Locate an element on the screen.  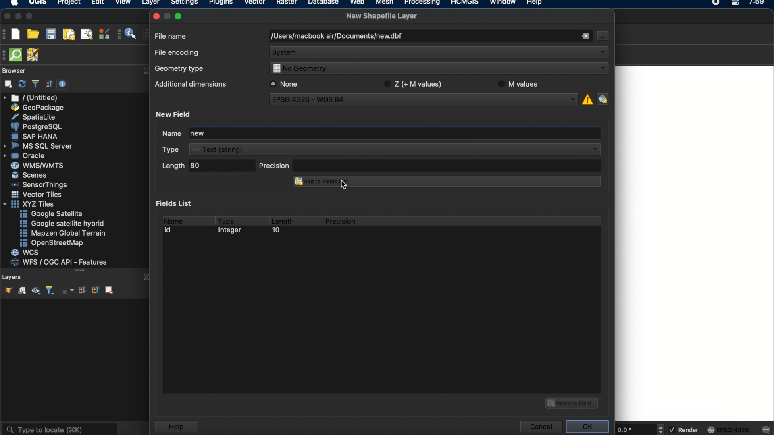
sap hana is located at coordinates (36, 136).